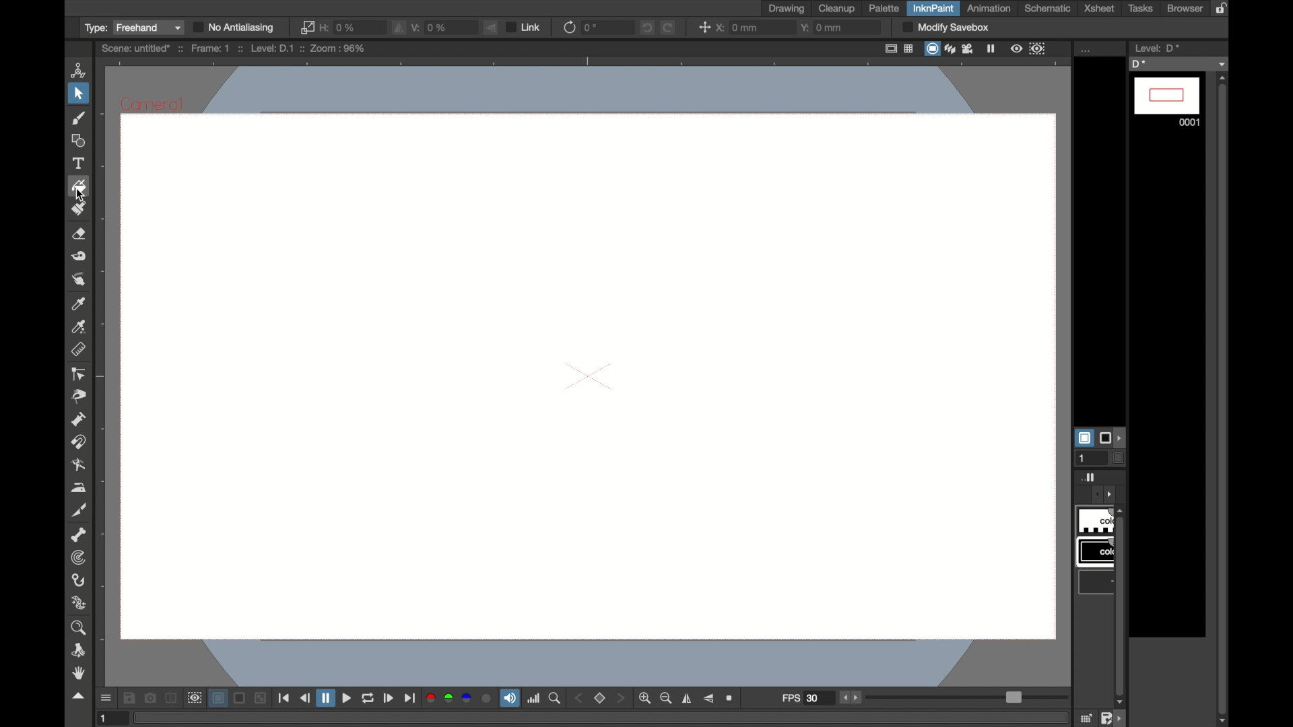 This screenshot has height=727, width=1293. Describe the element at coordinates (76, 140) in the screenshot. I see `shape tool` at that location.